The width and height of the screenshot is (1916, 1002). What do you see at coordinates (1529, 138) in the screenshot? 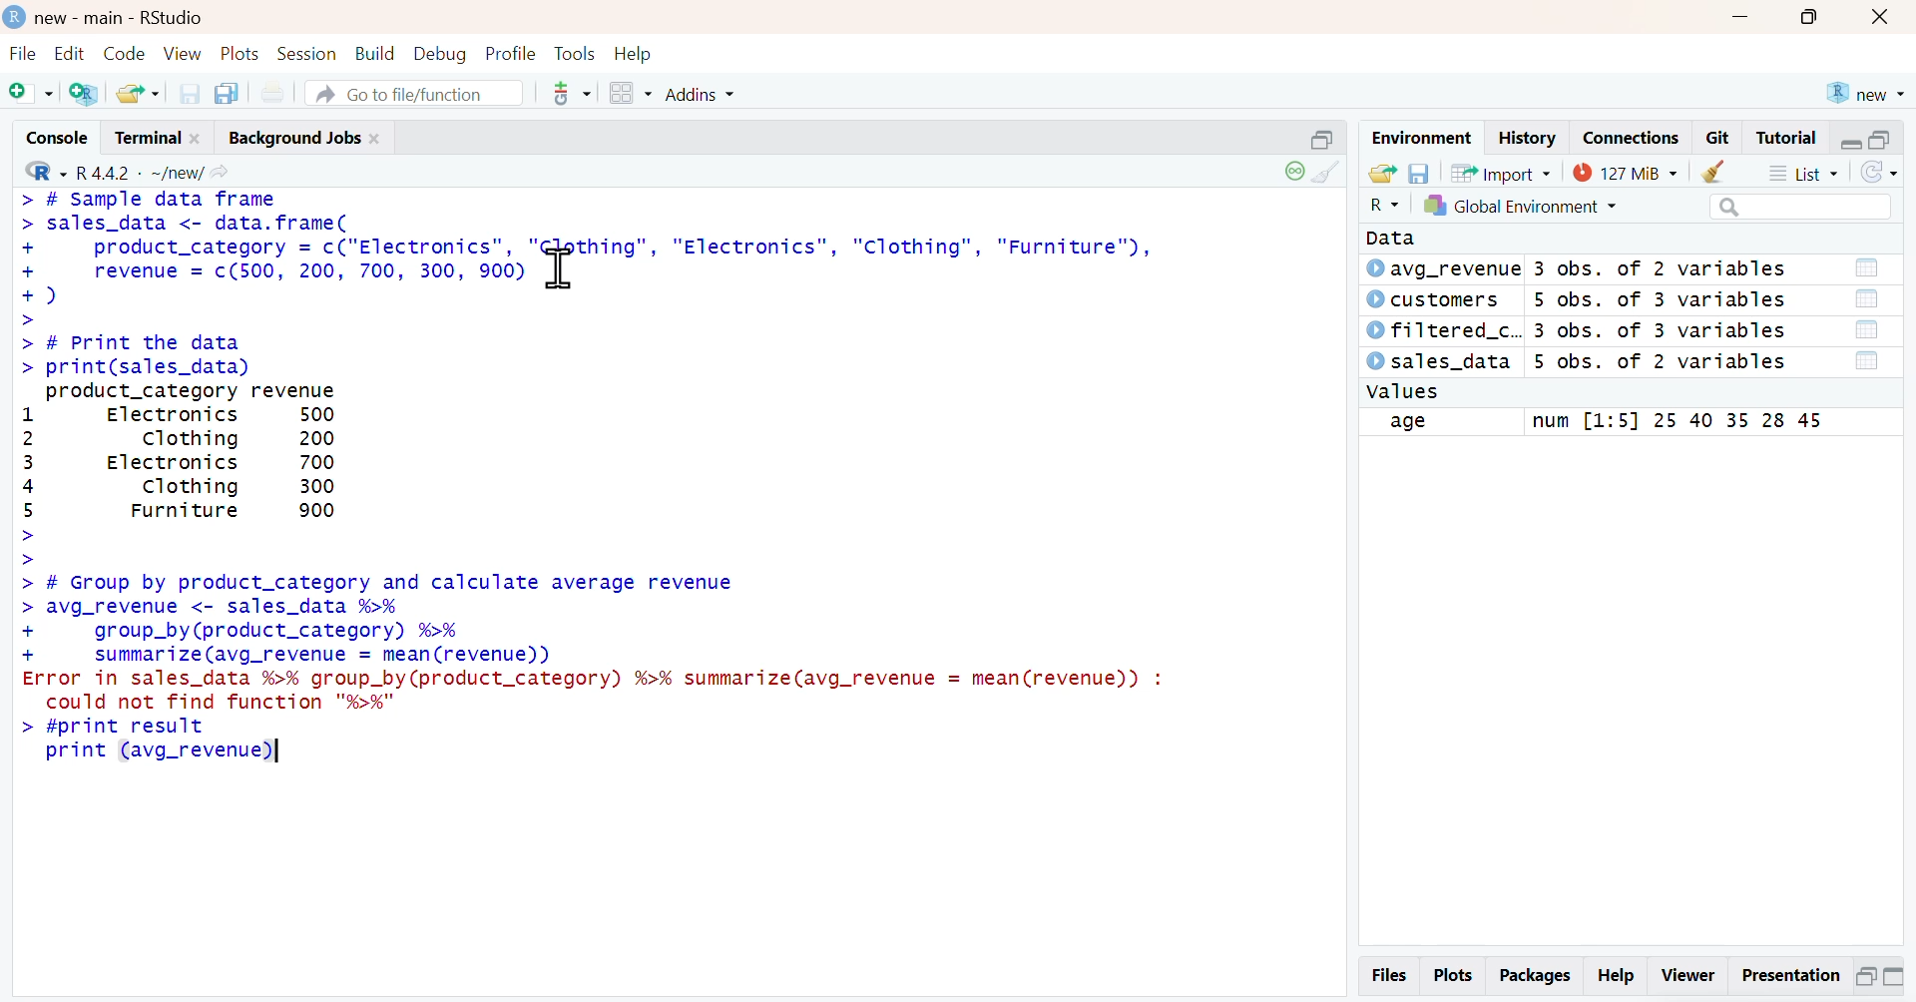
I see `History` at bounding box center [1529, 138].